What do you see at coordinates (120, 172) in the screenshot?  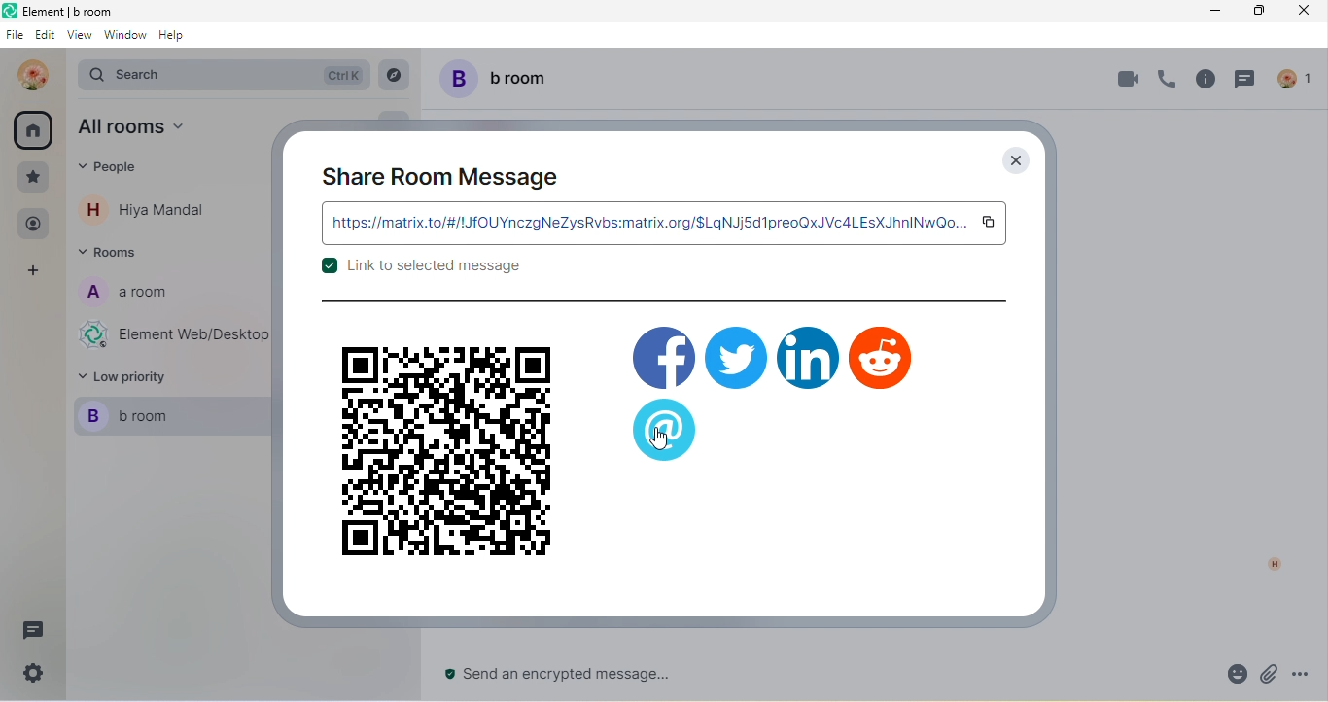 I see `people` at bounding box center [120, 172].